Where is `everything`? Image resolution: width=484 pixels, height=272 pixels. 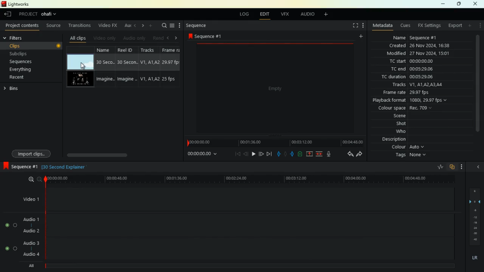
everything is located at coordinates (20, 70).